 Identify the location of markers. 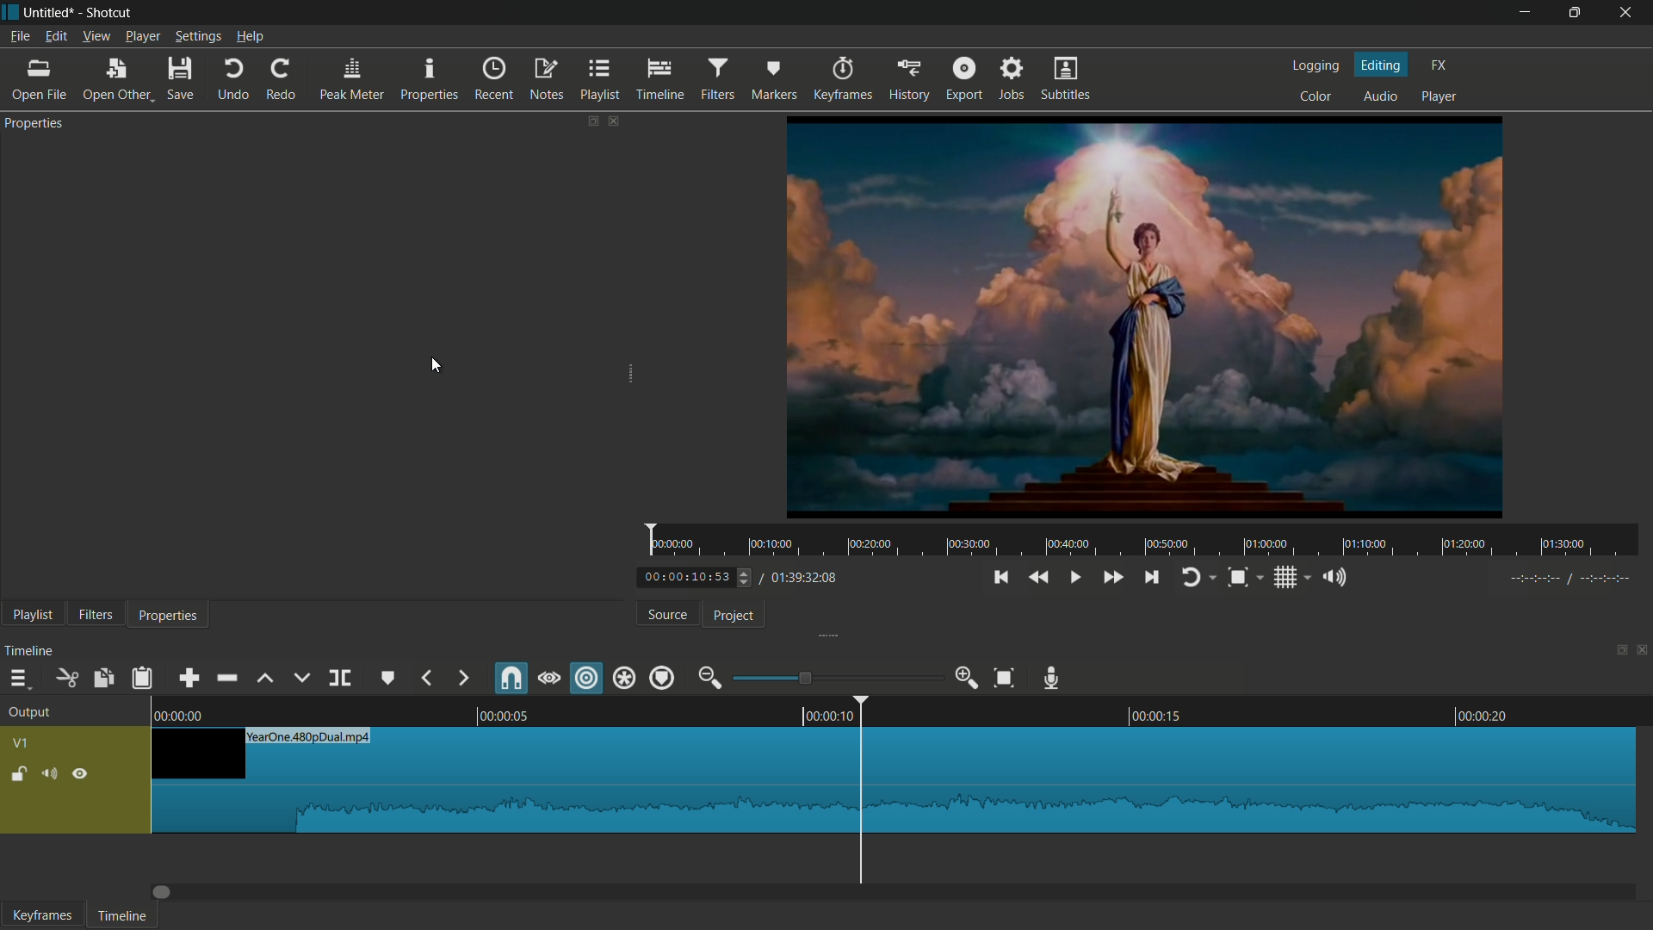
(773, 78).